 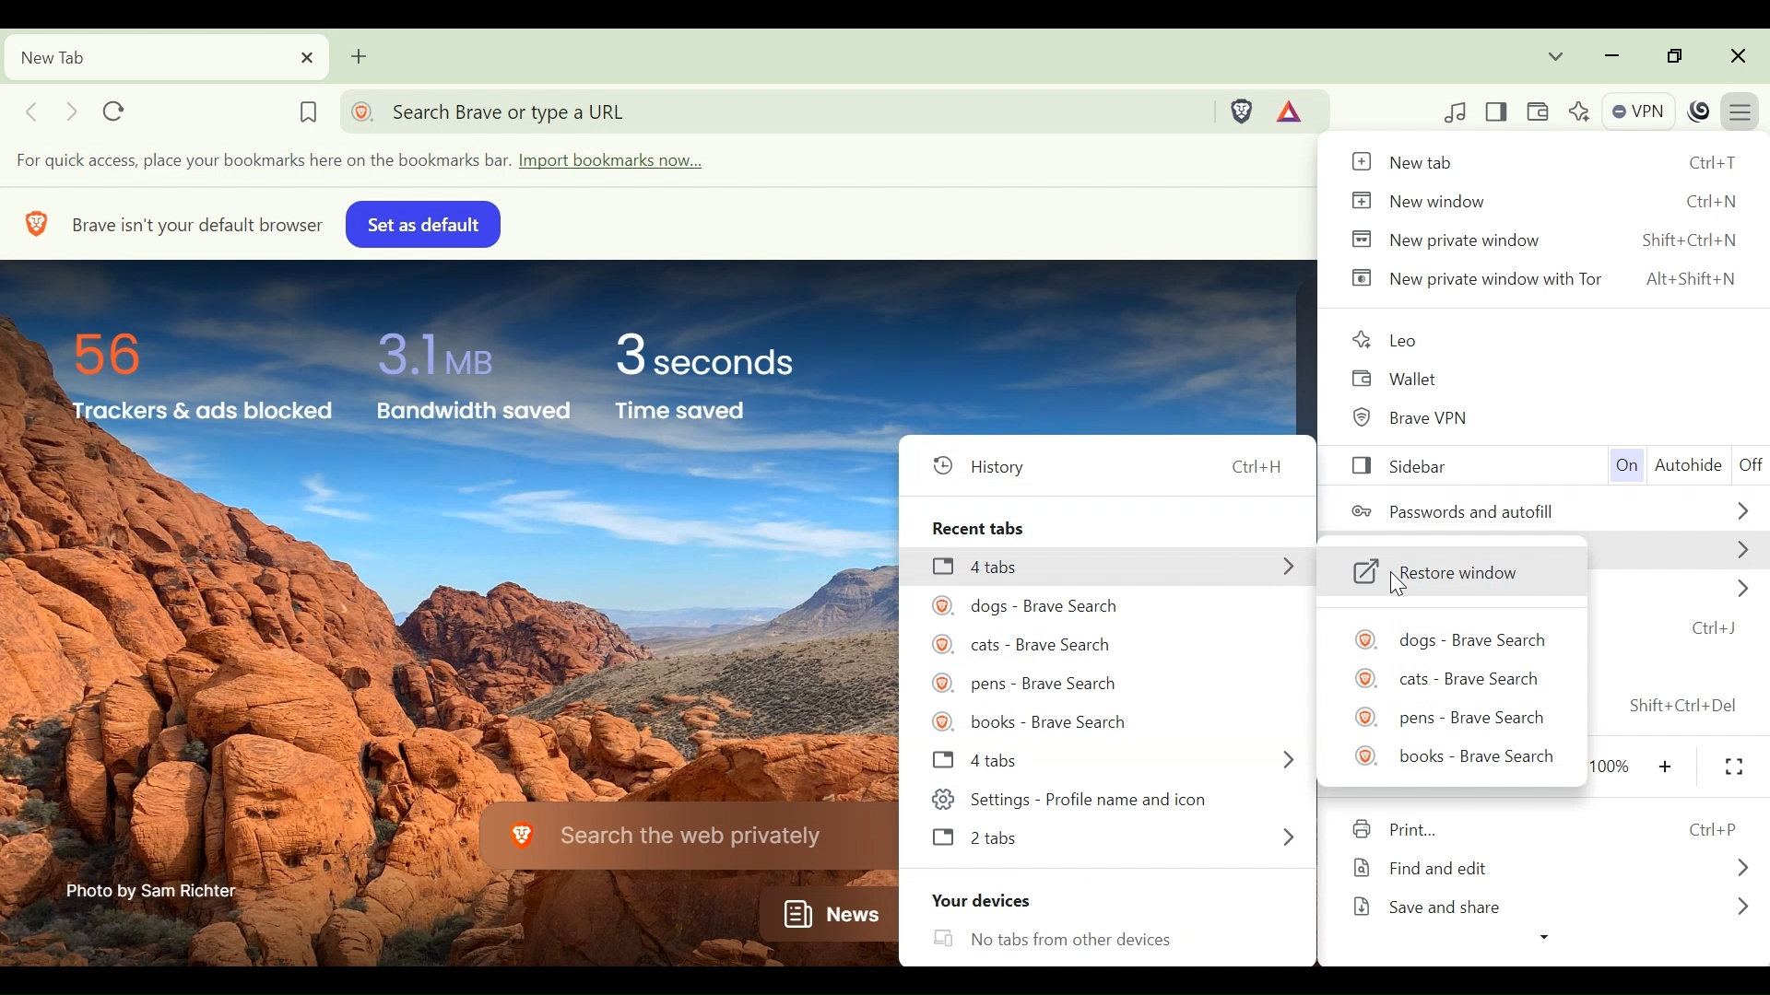 What do you see at coordinates (1669, 765) in the screenshot?
I see `+` at bounding box center [1669, 765].